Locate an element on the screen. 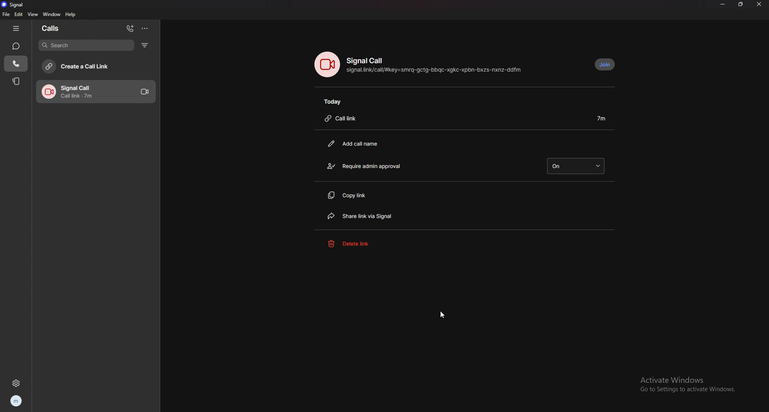 The image size is (769, 412). close is located at coordinates (759, 4).